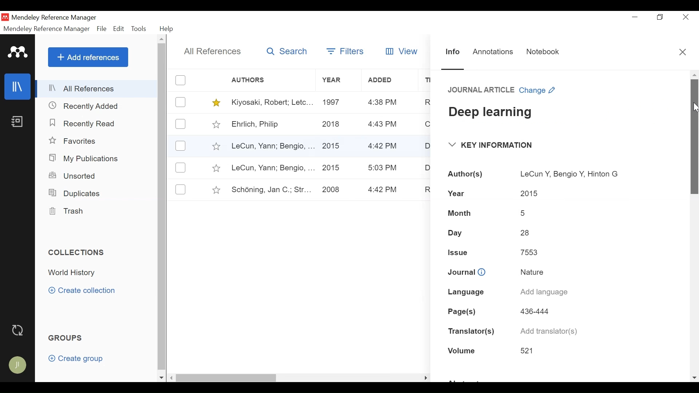 This screenshot has width=699, height=393. I want to click on Avatar, so click(18, 366).